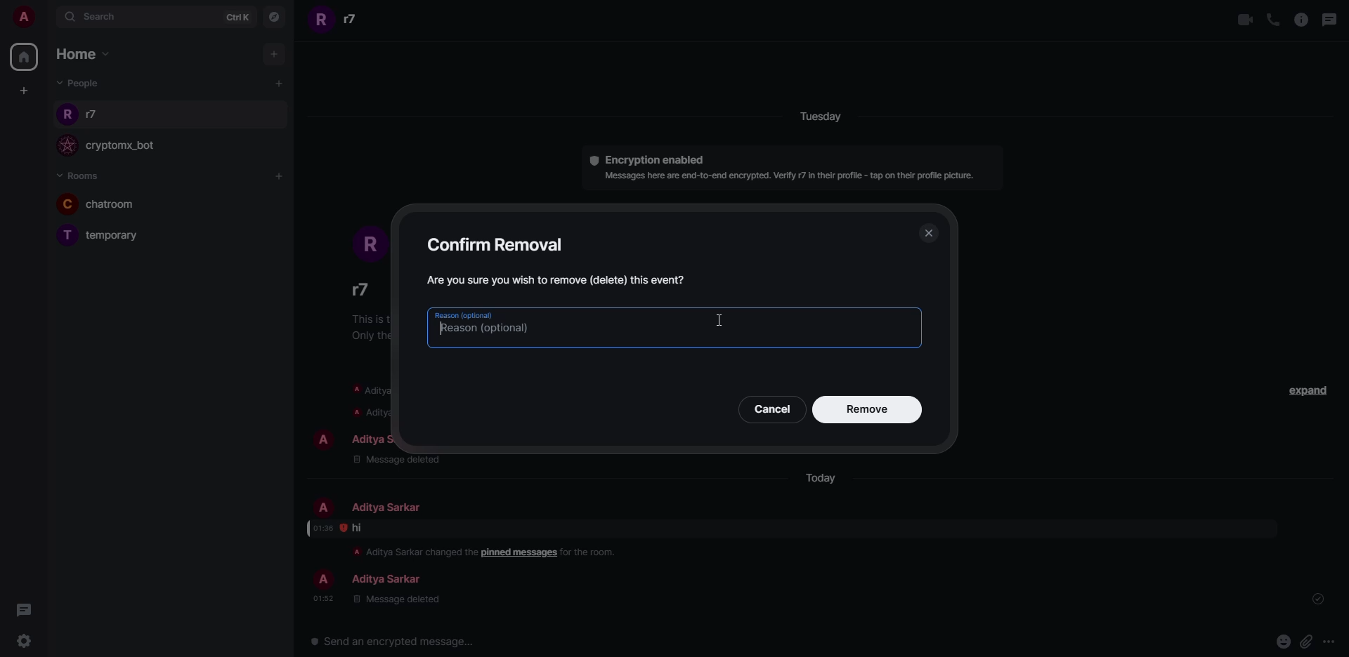 The image size is (1349, 657). Describe the element at coordinates (323, 598) in the screenshot. I see `time` at that location.